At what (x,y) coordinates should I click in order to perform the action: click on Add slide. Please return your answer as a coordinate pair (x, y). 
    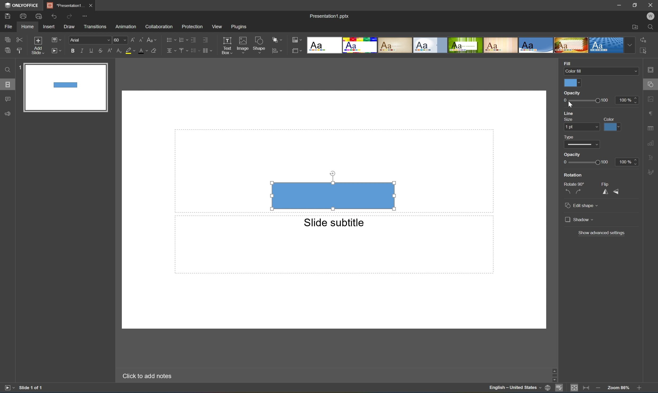
    Looking at the image, I should click on (37, 45).